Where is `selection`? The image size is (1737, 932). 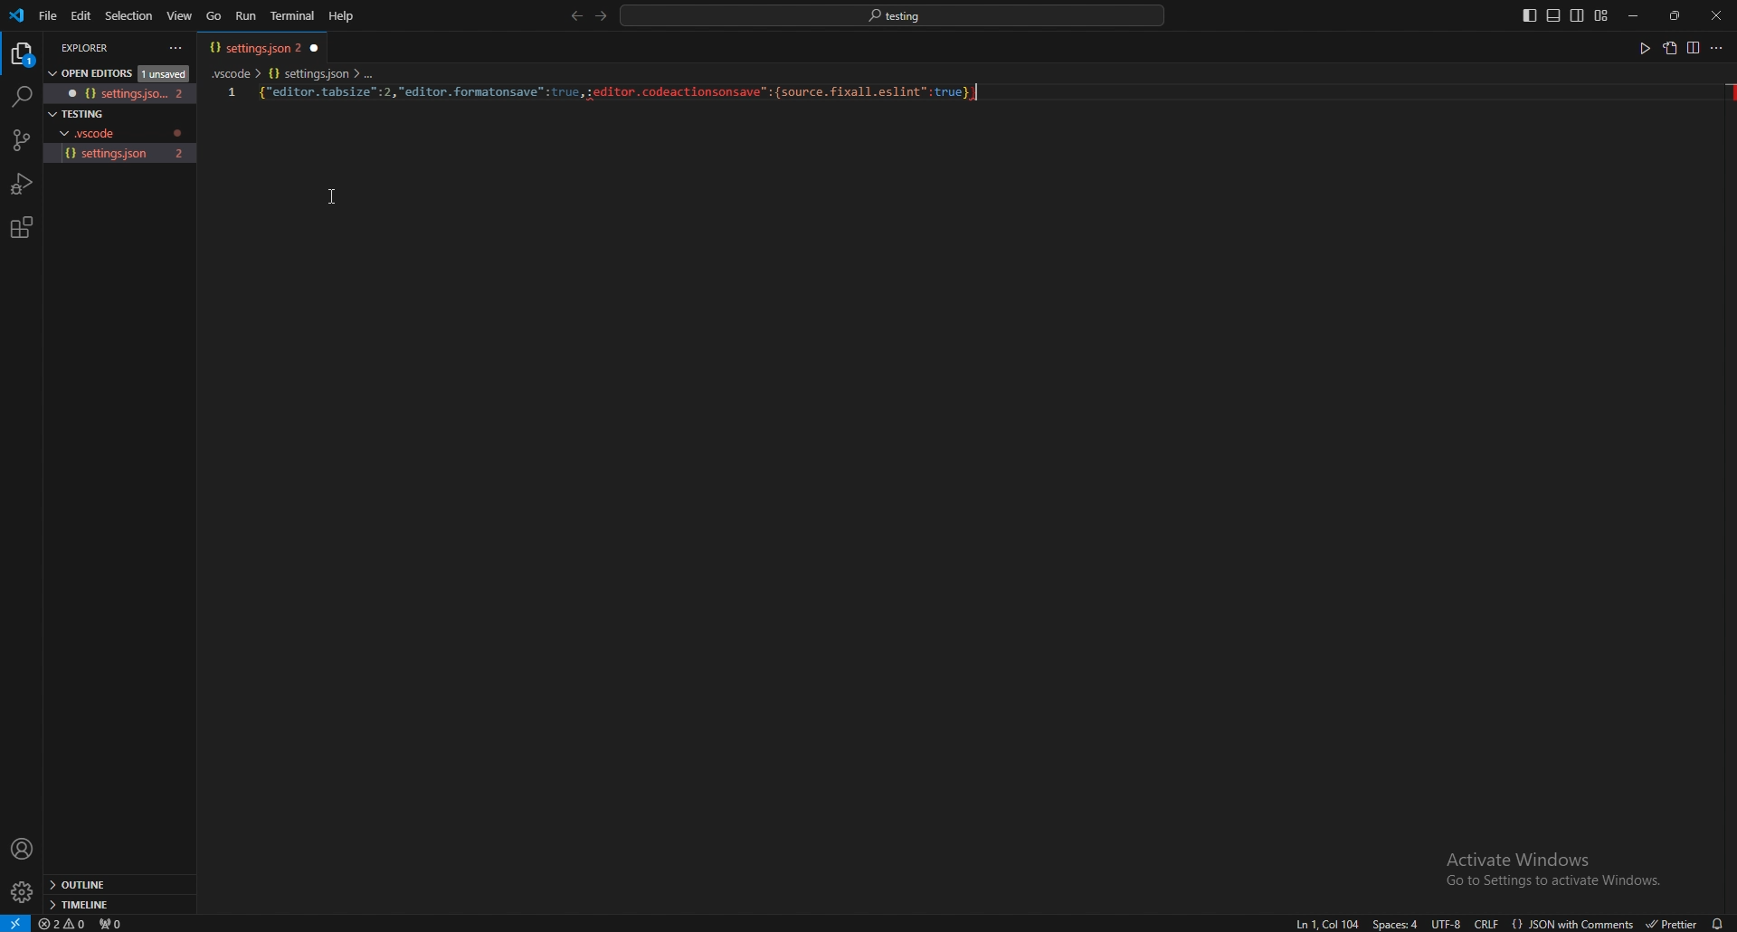 selection is located at coordinates (128, 14).